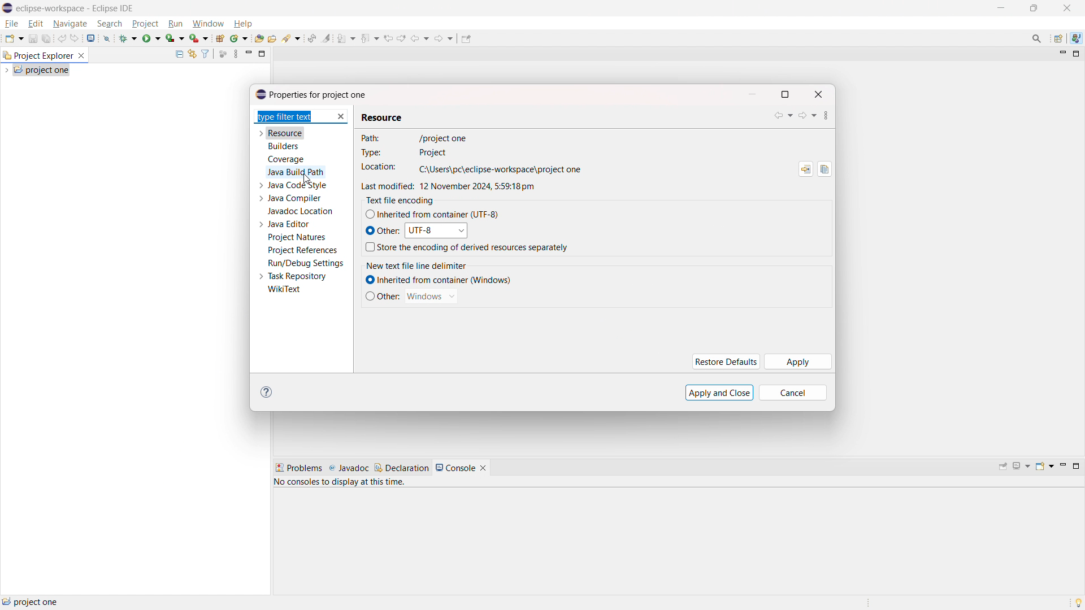 This screenshot has width=1085, height=610. I want to click on display selected console, so click(1022, 466).